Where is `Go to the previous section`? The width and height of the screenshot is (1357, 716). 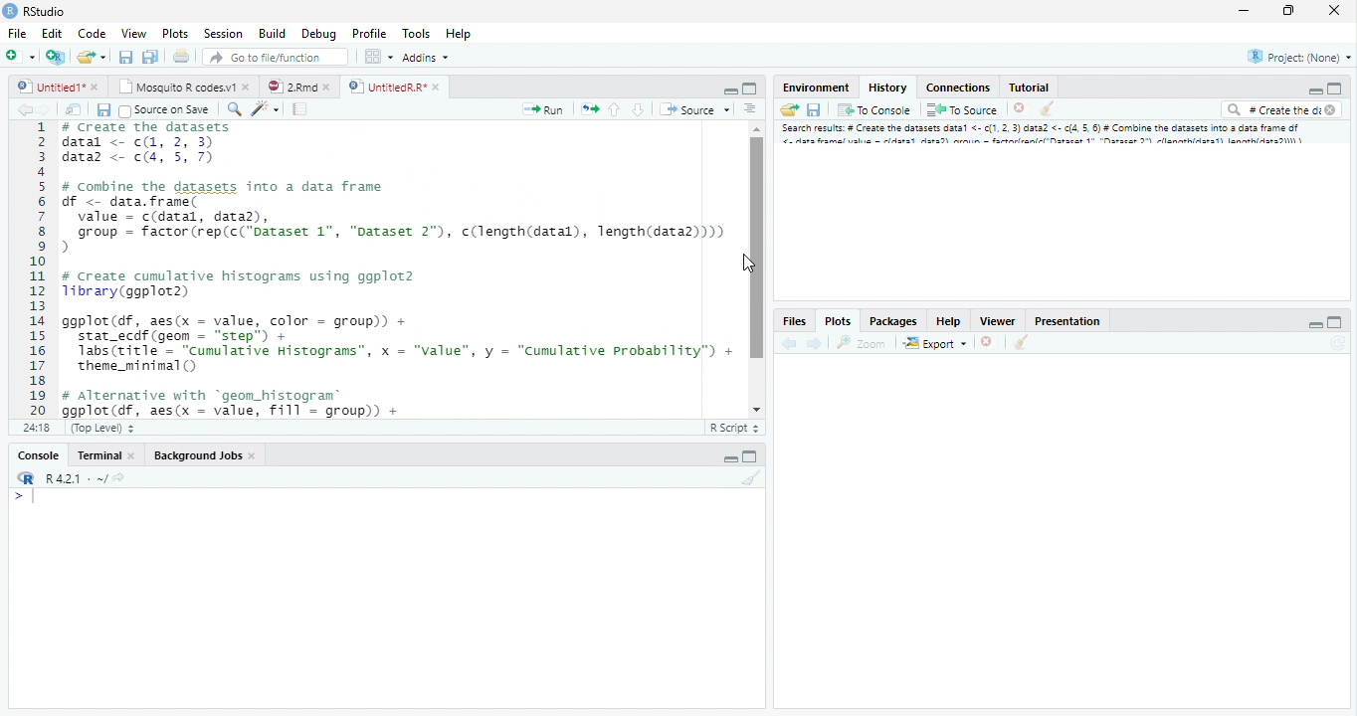
Go to the previous section is located at coordinates (616, 112).